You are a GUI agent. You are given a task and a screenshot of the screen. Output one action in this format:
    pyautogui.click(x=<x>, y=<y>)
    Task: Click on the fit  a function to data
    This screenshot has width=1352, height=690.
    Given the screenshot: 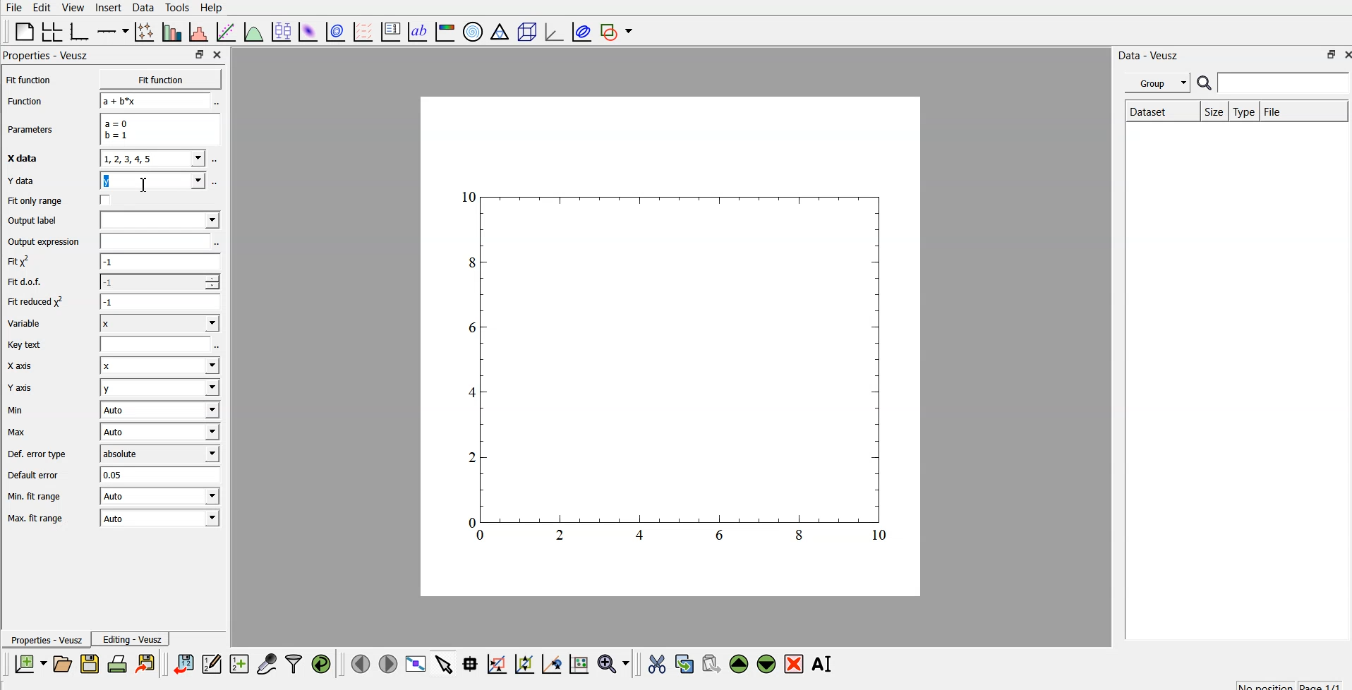 What is the action you would take?
    pyautogui.click(x=225, y=34)
    